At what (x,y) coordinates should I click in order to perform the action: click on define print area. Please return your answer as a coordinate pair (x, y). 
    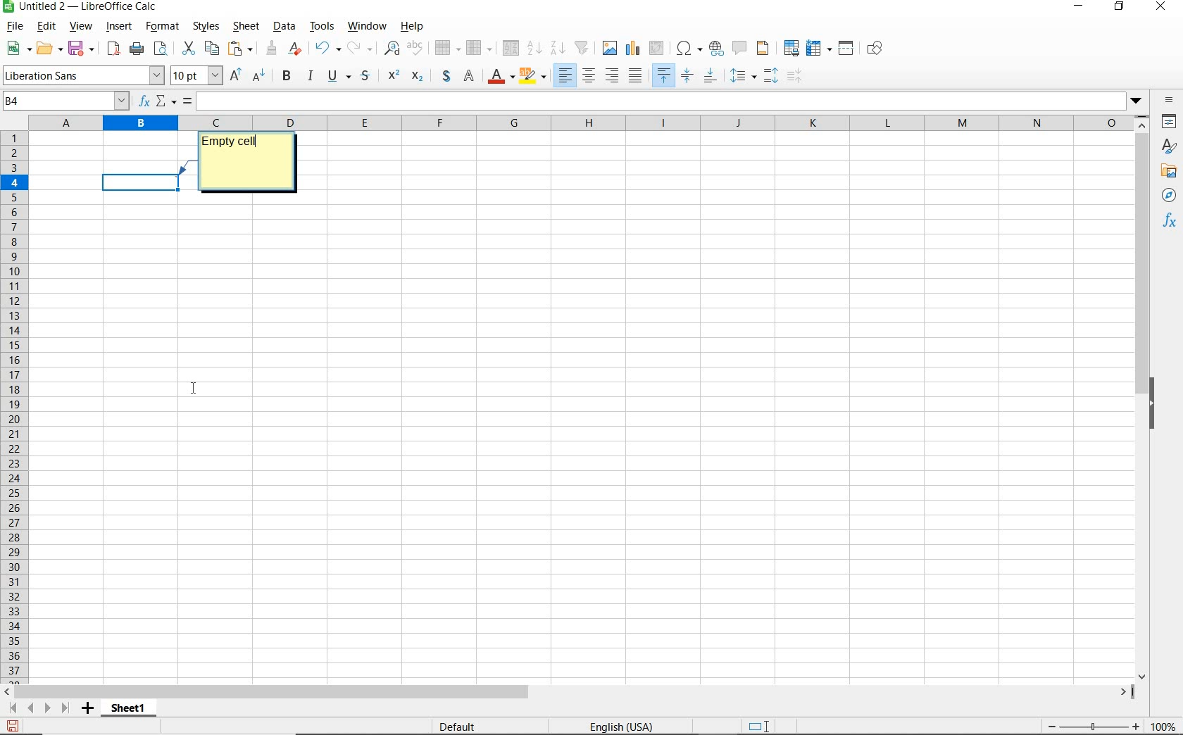
    Looking at the image, I should click on (791, 47).